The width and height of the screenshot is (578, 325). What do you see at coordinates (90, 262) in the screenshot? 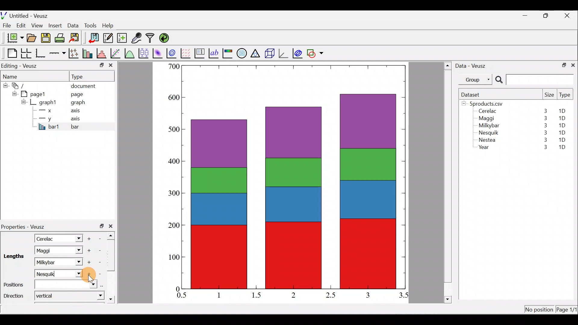
I see `Add another item` at bounding box center [90, 262].